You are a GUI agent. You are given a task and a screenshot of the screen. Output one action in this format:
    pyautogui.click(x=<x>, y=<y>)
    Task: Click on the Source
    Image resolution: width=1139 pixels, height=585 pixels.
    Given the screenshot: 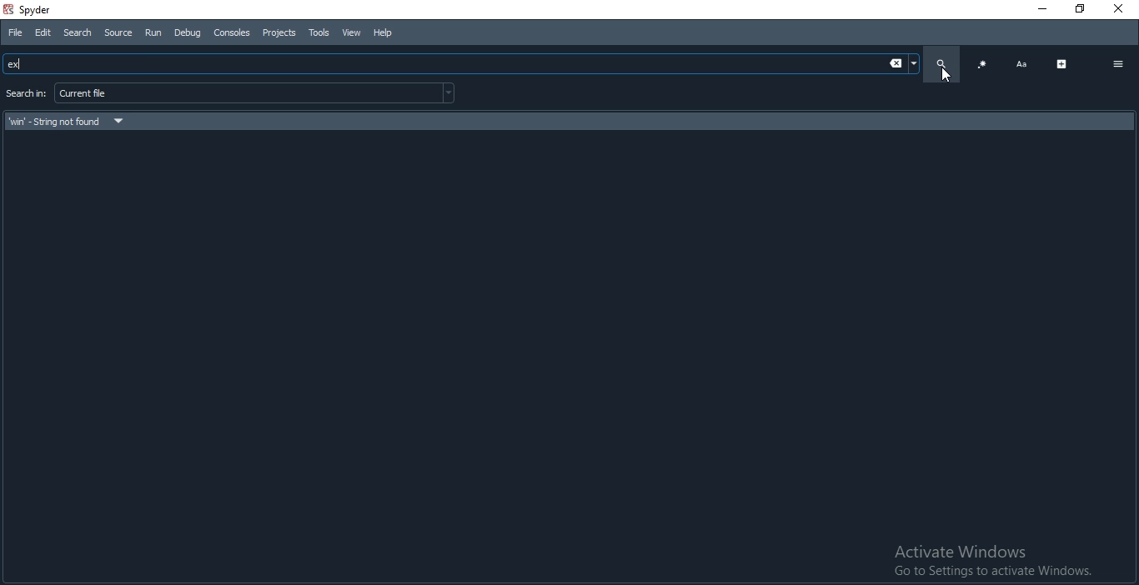 What is the action you would take?
    pyautogui.click(x=118, y=32)
    